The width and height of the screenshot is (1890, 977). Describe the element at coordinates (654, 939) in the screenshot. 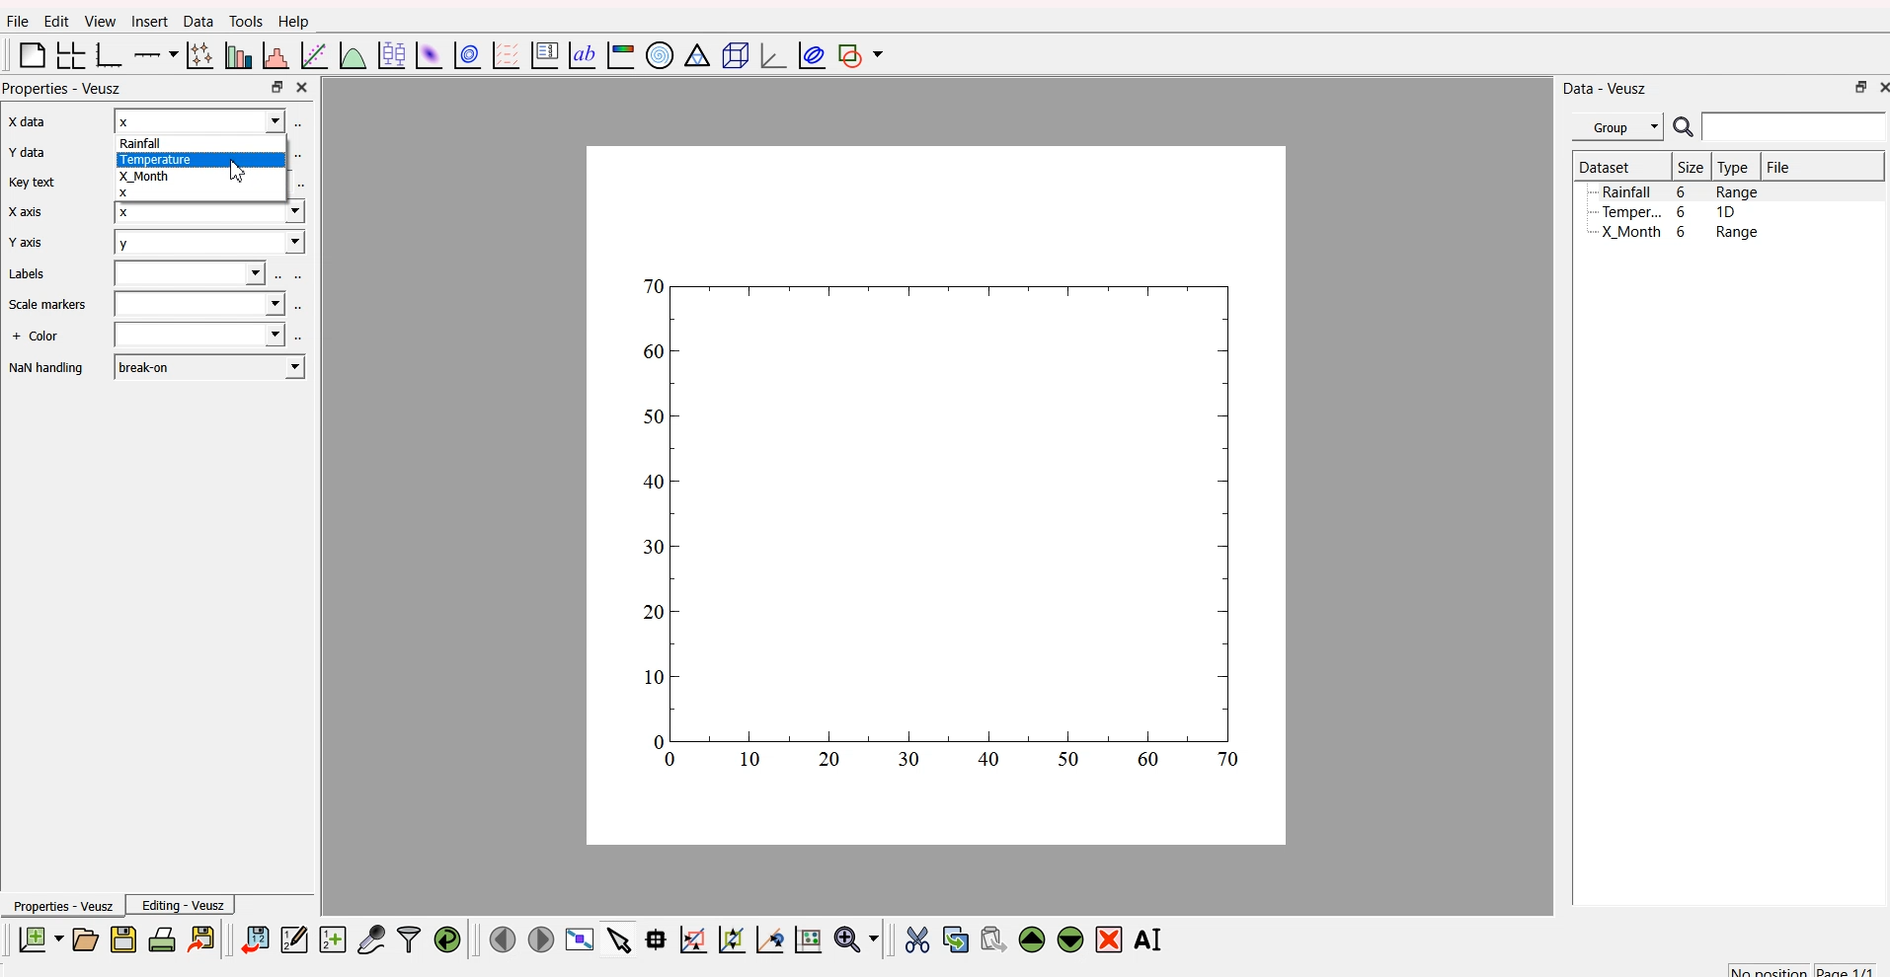

I see `read datapoint on graph` at that location.